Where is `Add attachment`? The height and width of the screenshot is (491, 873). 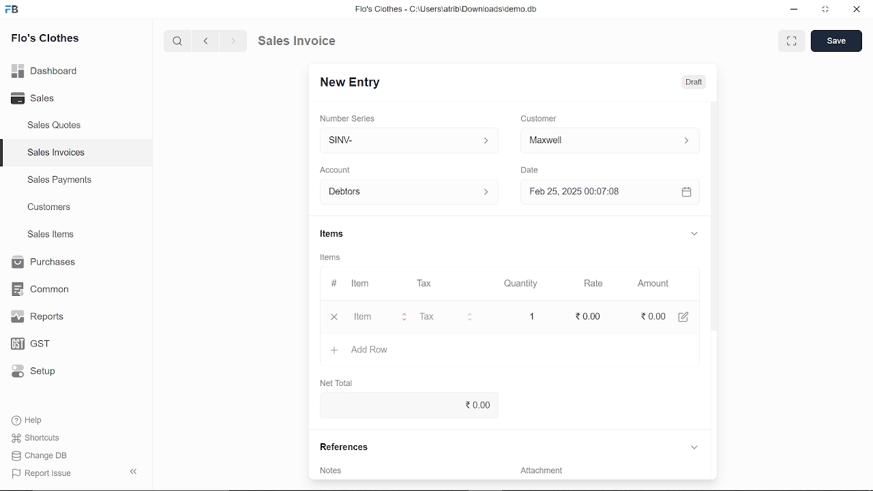 Add attachment is located at coordinates (604, 473).